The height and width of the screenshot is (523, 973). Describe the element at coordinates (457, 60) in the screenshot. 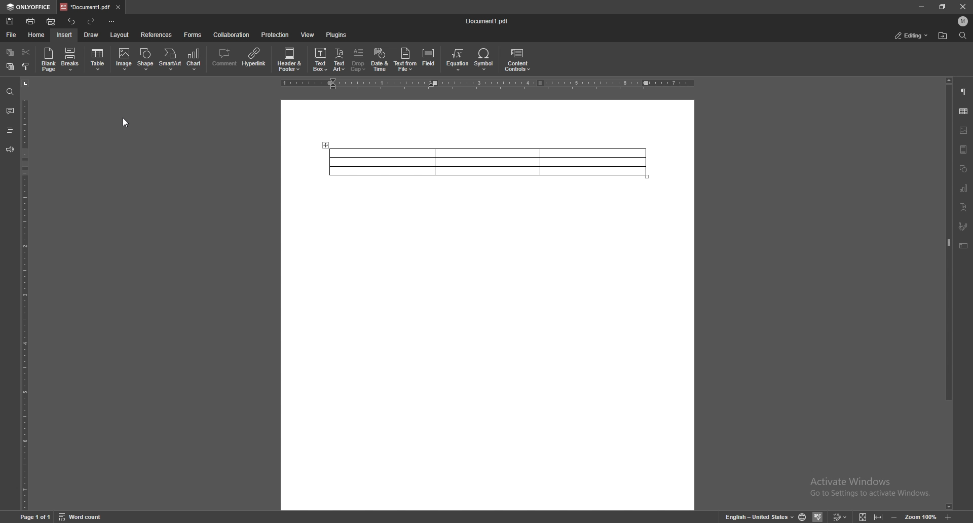

I see `equation` at that location.